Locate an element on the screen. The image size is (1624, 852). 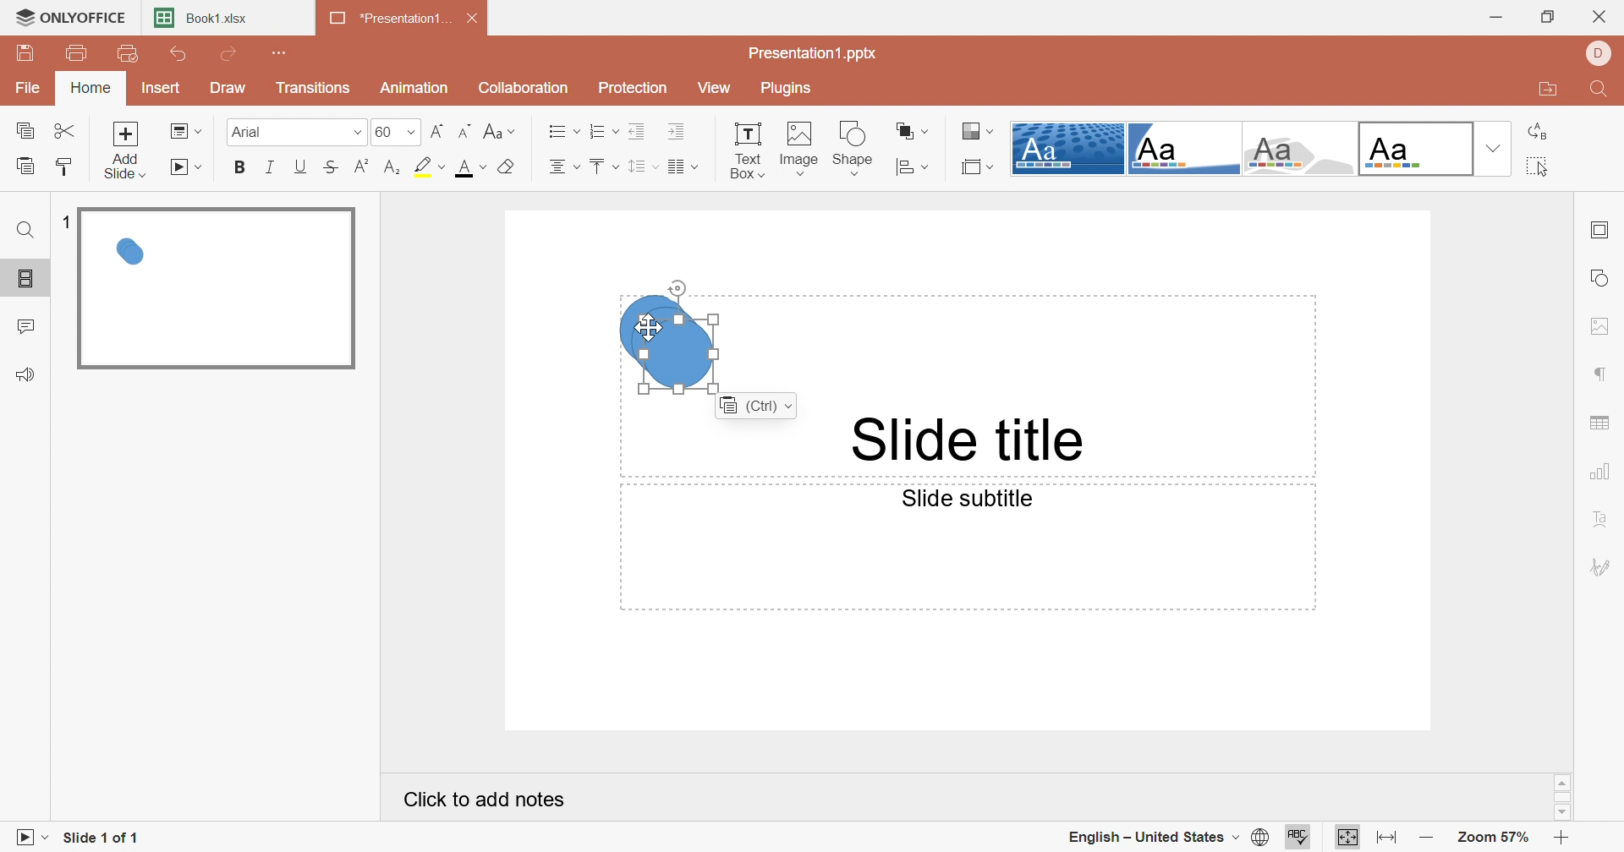
Image is located at coordinates (796, 149).